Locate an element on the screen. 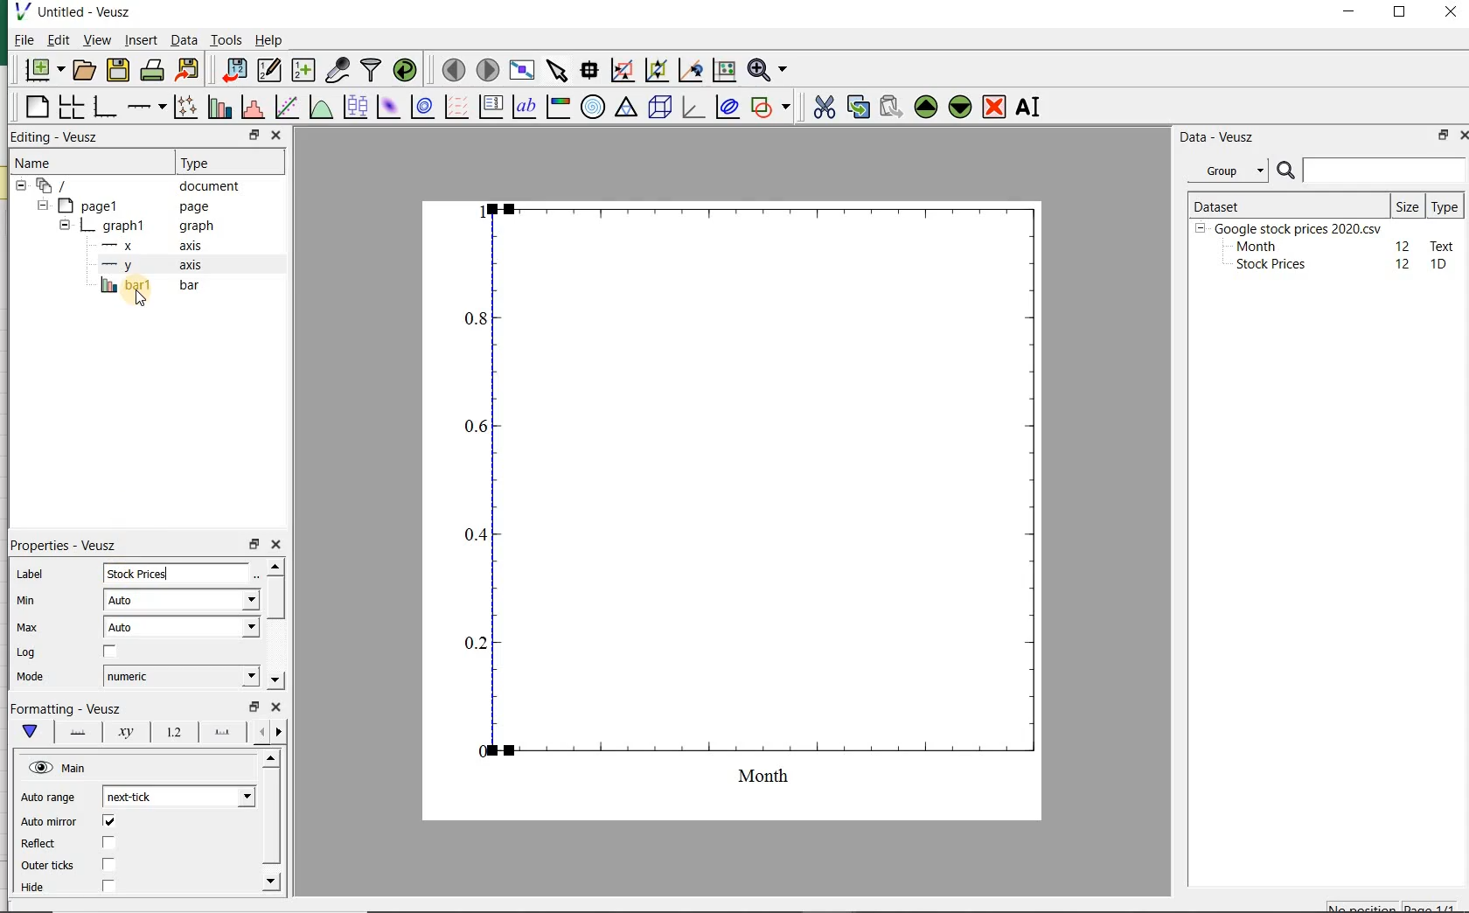 Image resolution: width=1469 pixels, height=913 pixels. close is located at coordinates (1451, 13).